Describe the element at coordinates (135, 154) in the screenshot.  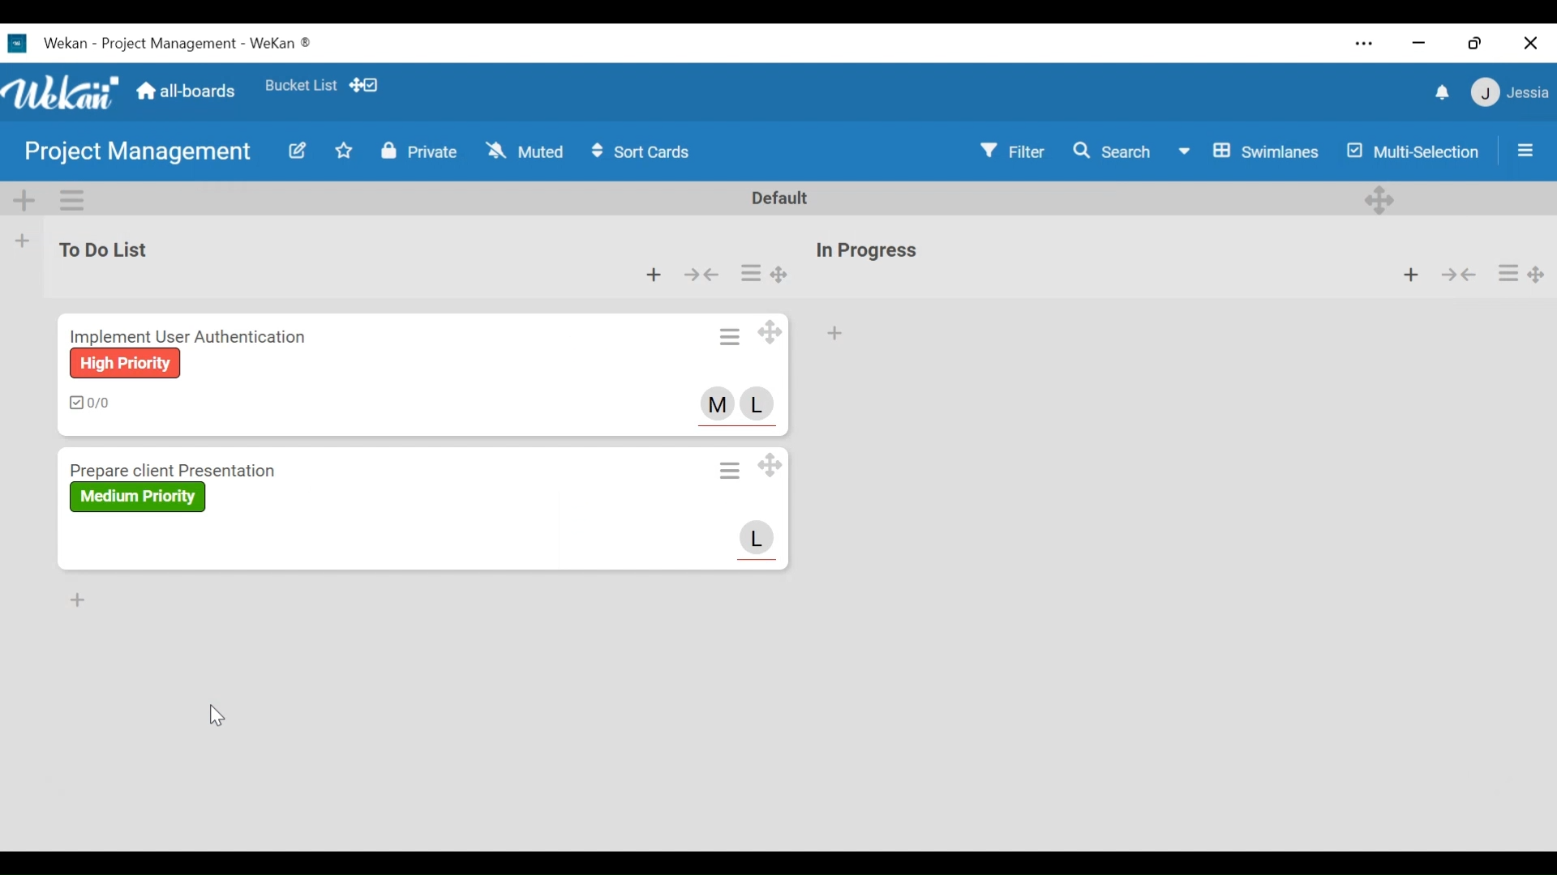
I see `Board Name` at that location.